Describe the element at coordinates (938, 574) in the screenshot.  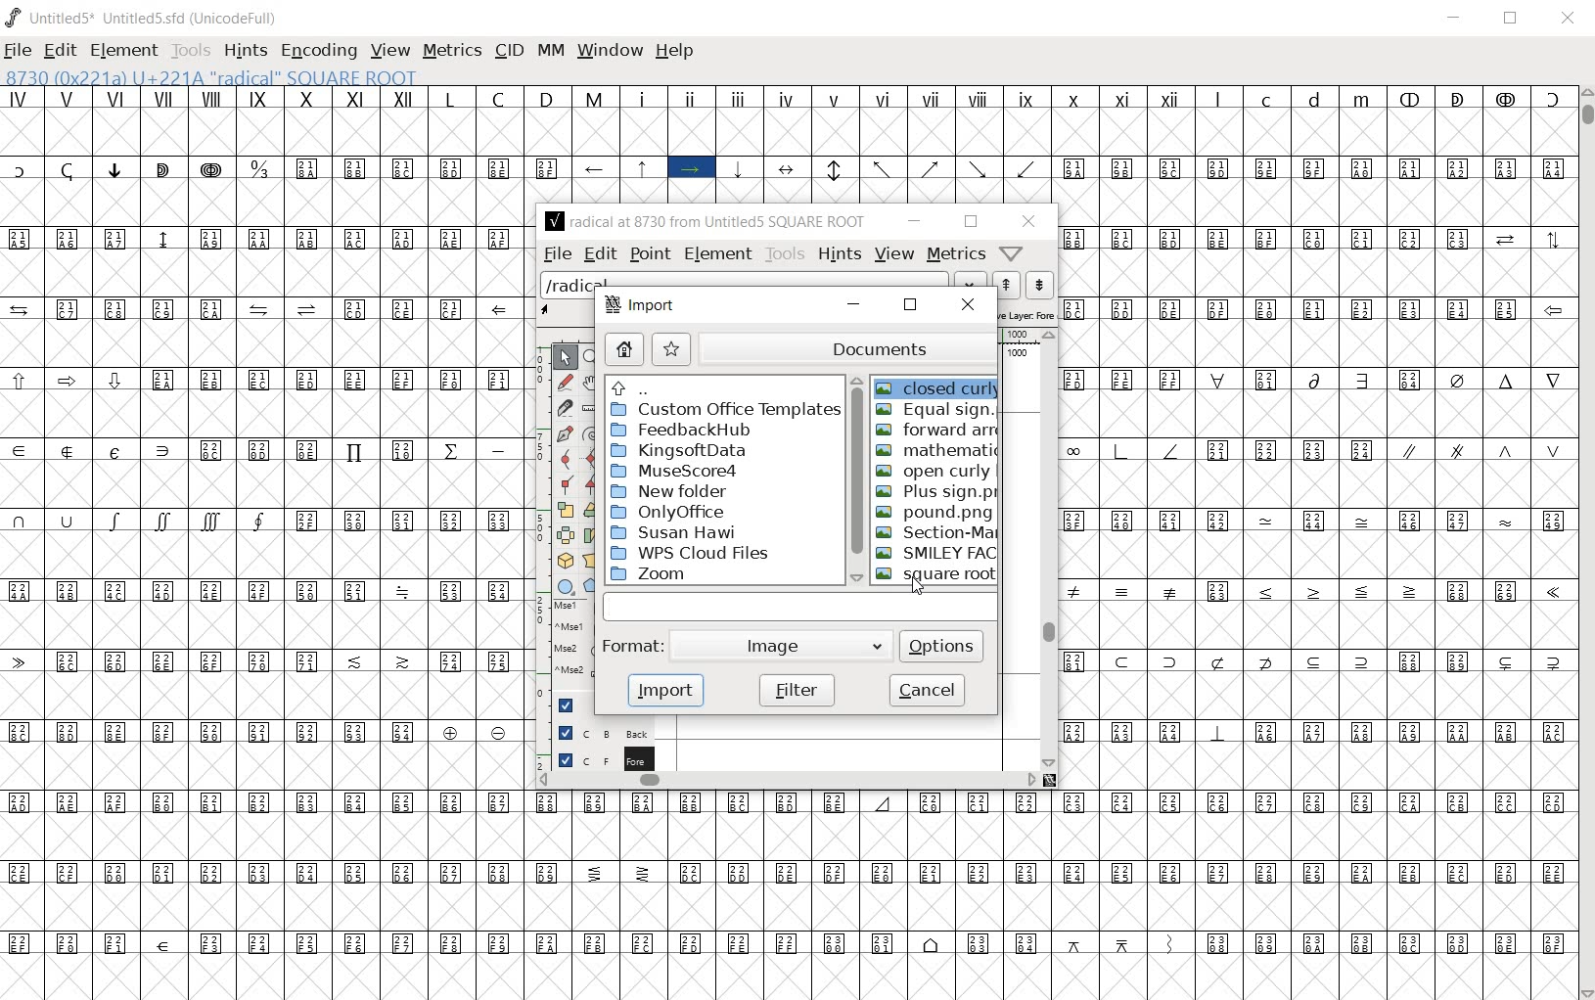
I see `square root` at that location.